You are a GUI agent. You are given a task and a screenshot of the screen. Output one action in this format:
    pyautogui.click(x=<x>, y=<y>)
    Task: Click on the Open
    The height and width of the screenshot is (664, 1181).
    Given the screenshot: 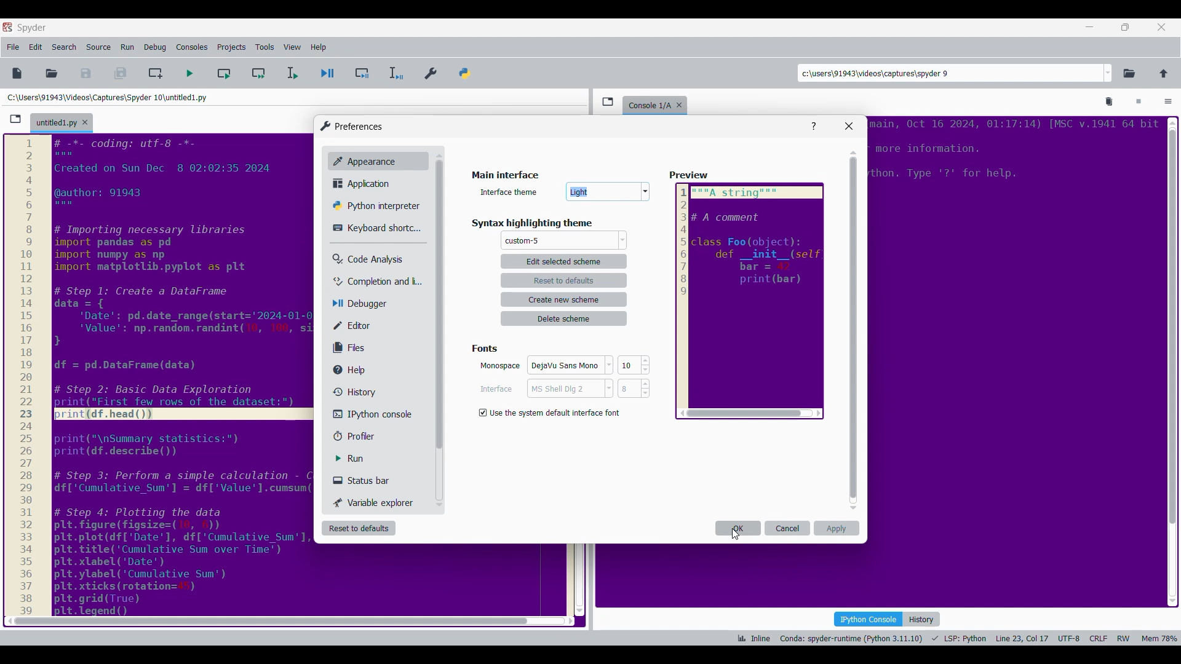 What is the action you would take?
    pyautogui.click(x=52, y=73)
    